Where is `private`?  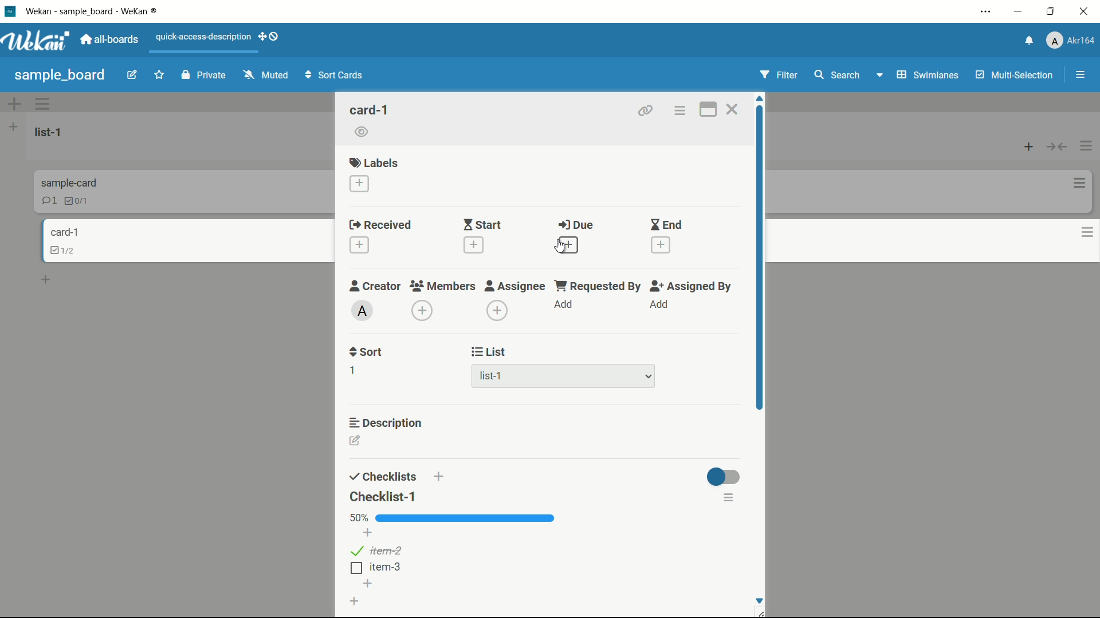 private is located at coordinates (203, 74).